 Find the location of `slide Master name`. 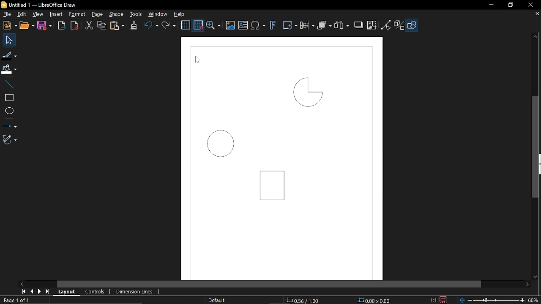

slide Master name is located at coordinates (217, 300).